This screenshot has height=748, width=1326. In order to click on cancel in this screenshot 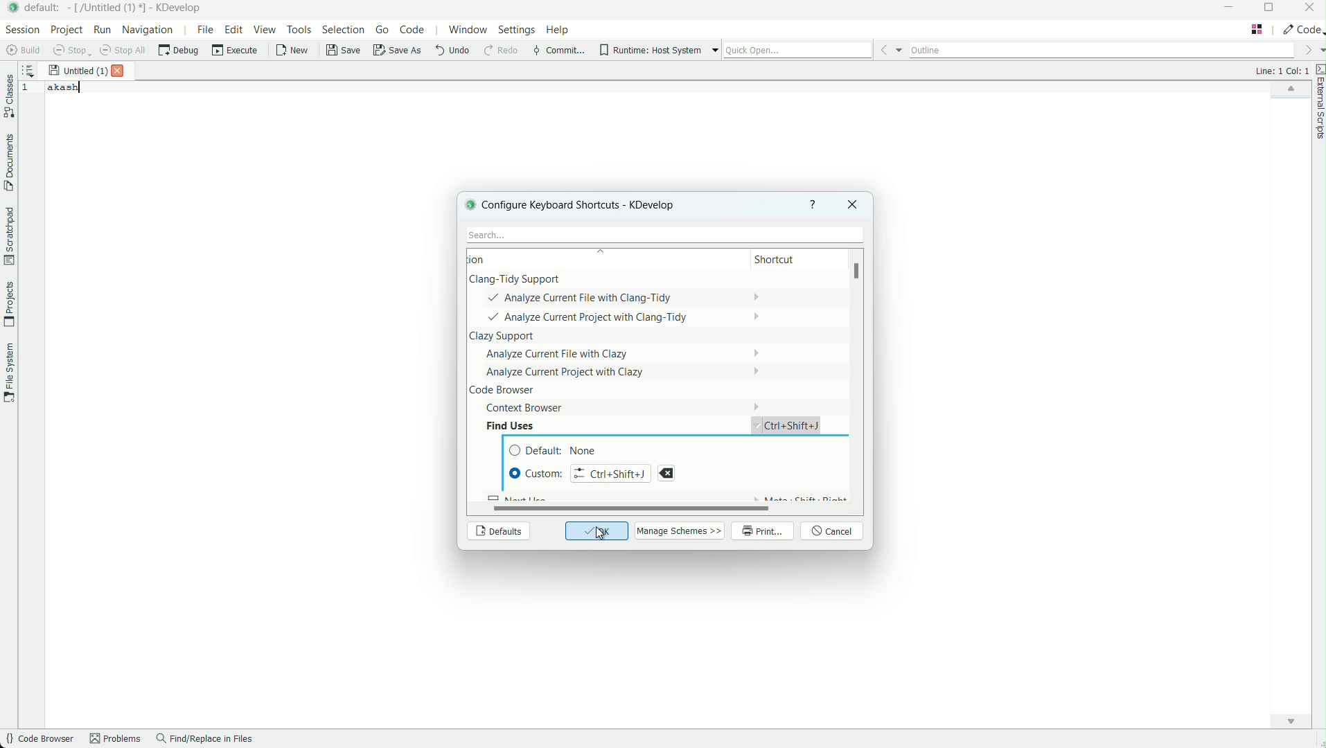, I will do `click(833, 532)`.